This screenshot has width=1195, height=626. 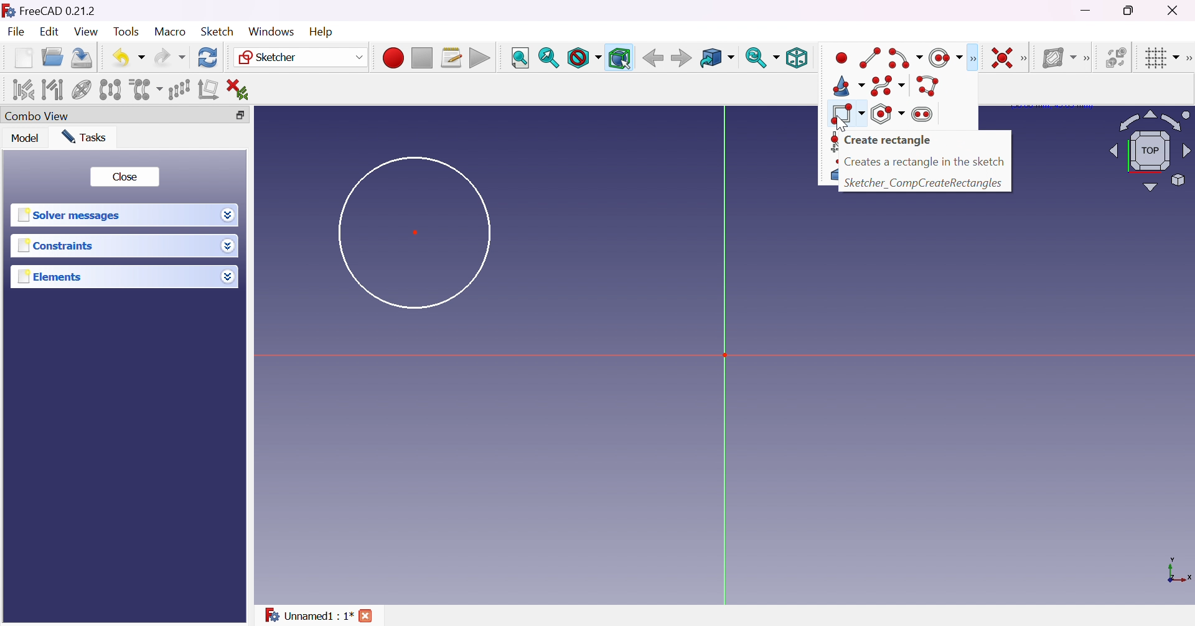 What do you see at coordinates (1148, 152) in the screenshot?
I see `Viewing angle` at bounding box center [1148, 152].